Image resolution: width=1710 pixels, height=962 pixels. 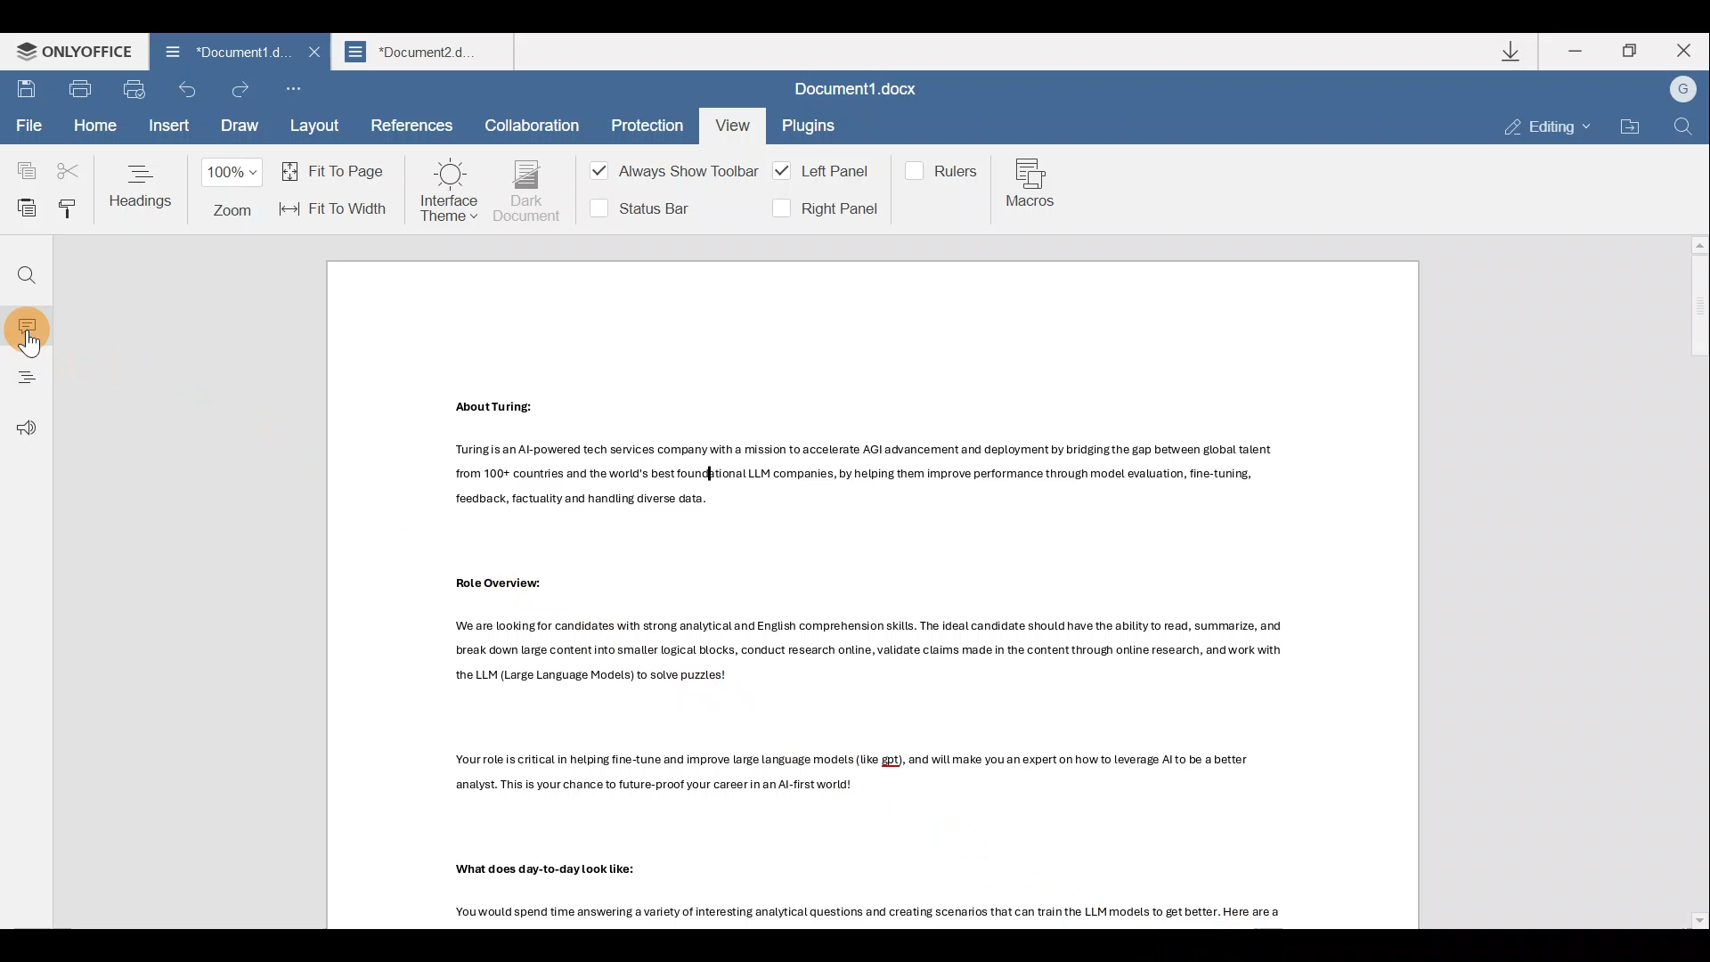 I want to click on Copy, so click(x=20, y=163).